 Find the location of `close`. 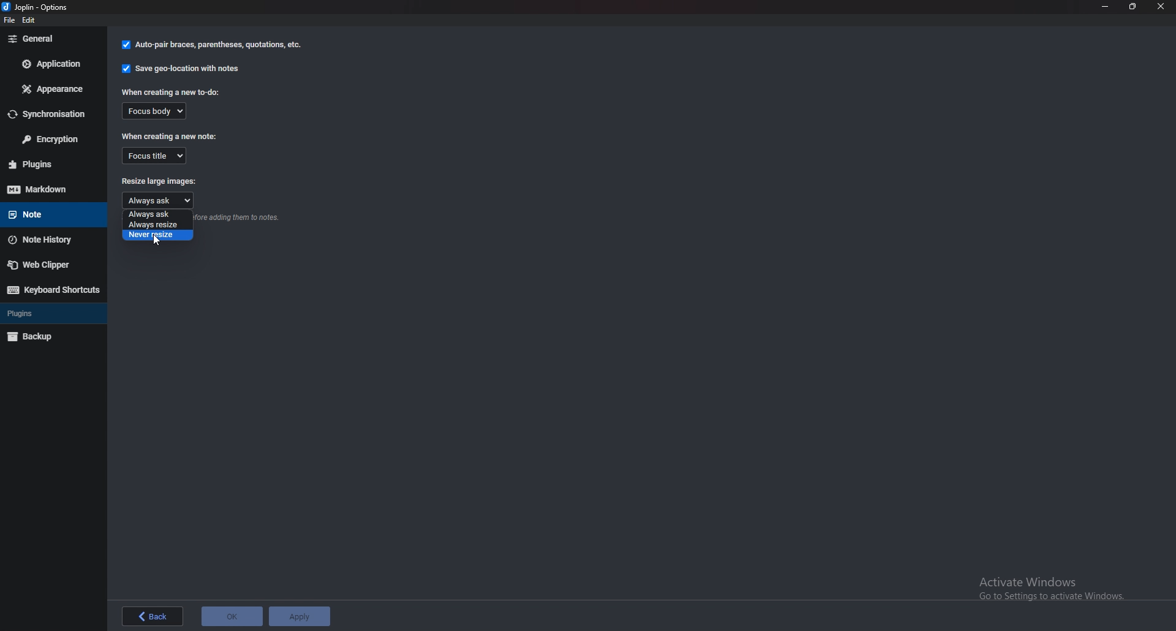

close is located at coordinates (1161, 7).